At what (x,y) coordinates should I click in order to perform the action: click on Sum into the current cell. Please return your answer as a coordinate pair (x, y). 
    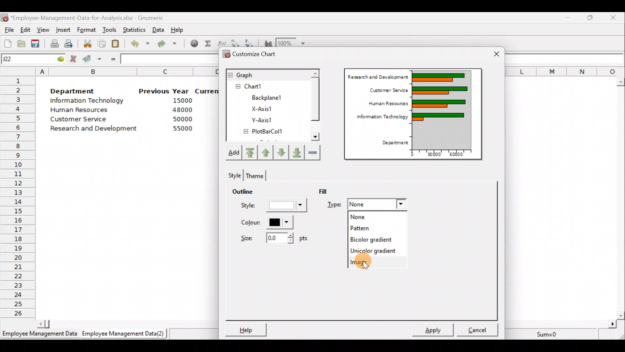
    Looking at the image, I should click on (208, 45).